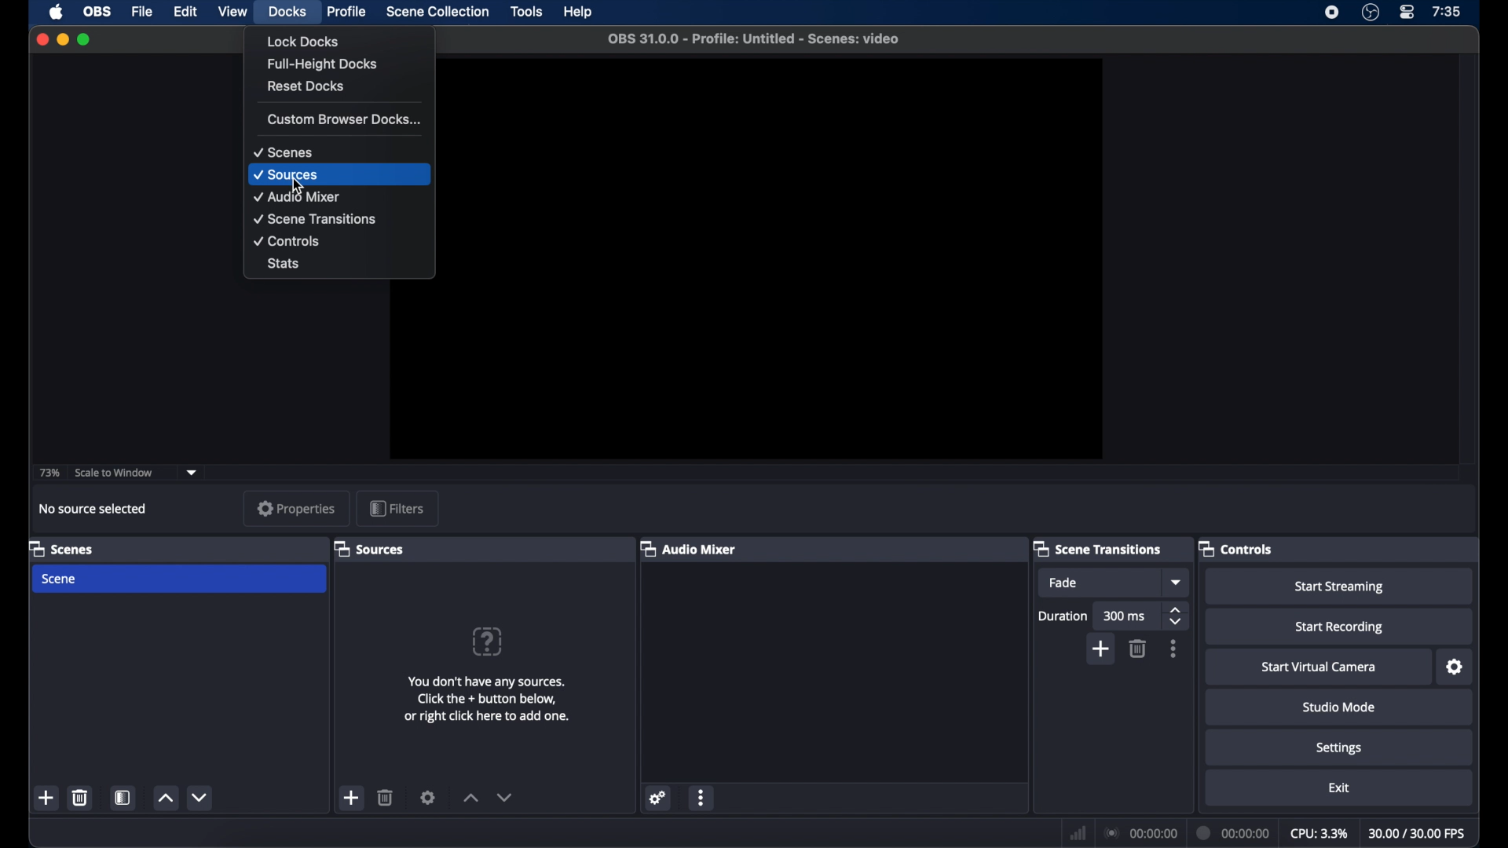  What do you see at coordinates (86, 39) in the screenshot?
I see `maximize` at bounding box center [86, 39].